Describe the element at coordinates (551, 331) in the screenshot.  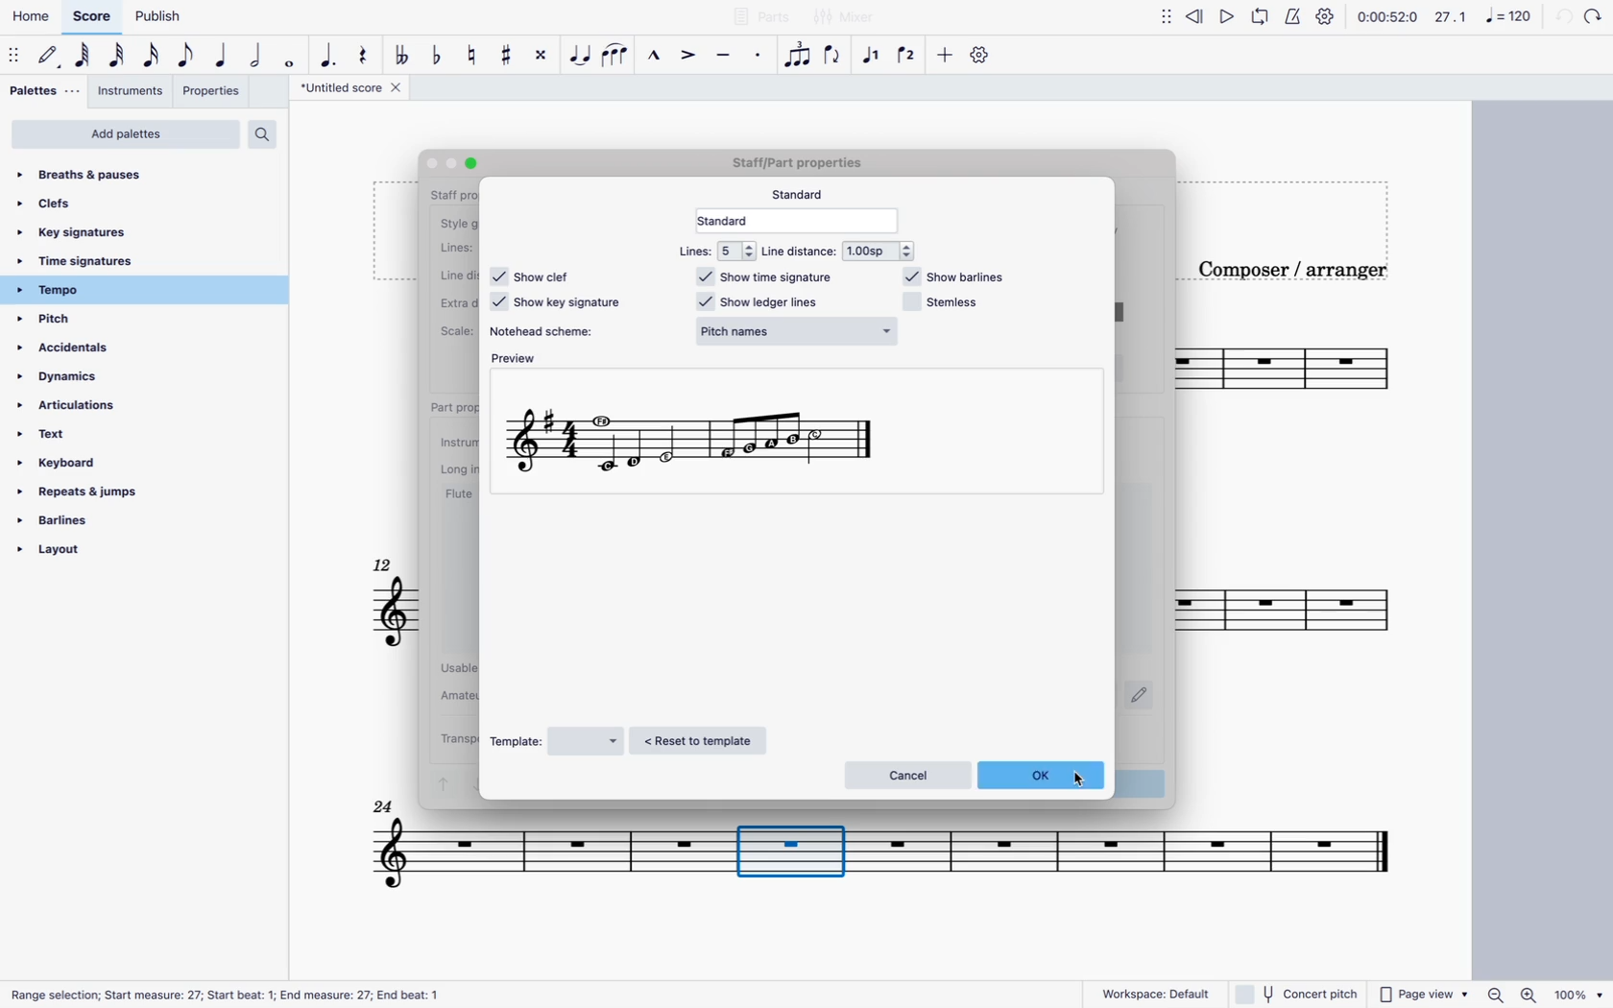
I see `notehead scheme` at that location.